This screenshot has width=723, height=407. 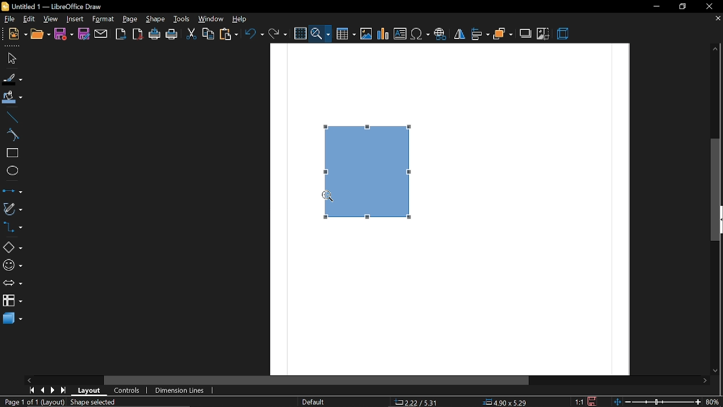 I want to click on shape selected, so click(x=95, y=402).